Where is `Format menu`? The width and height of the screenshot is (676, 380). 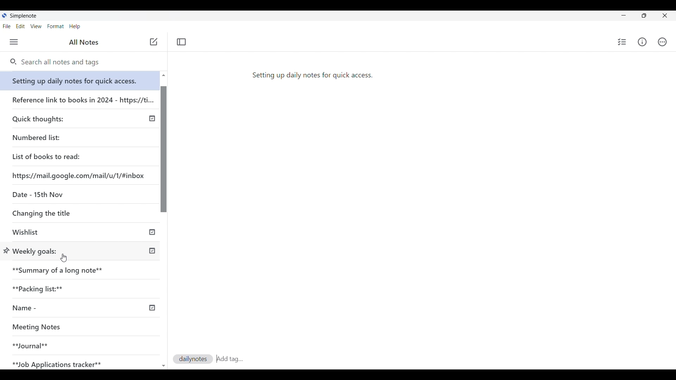 Format menu is located at coordinates (56, 26).